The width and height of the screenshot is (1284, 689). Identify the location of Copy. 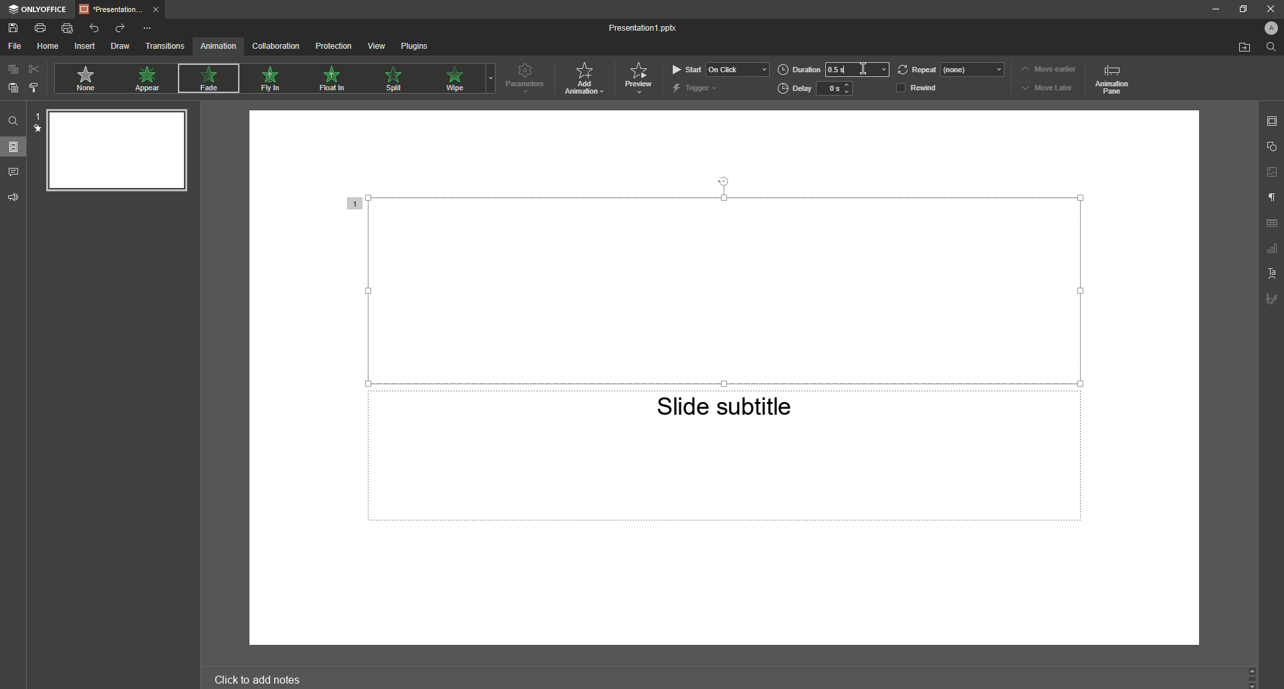
(12, 70).